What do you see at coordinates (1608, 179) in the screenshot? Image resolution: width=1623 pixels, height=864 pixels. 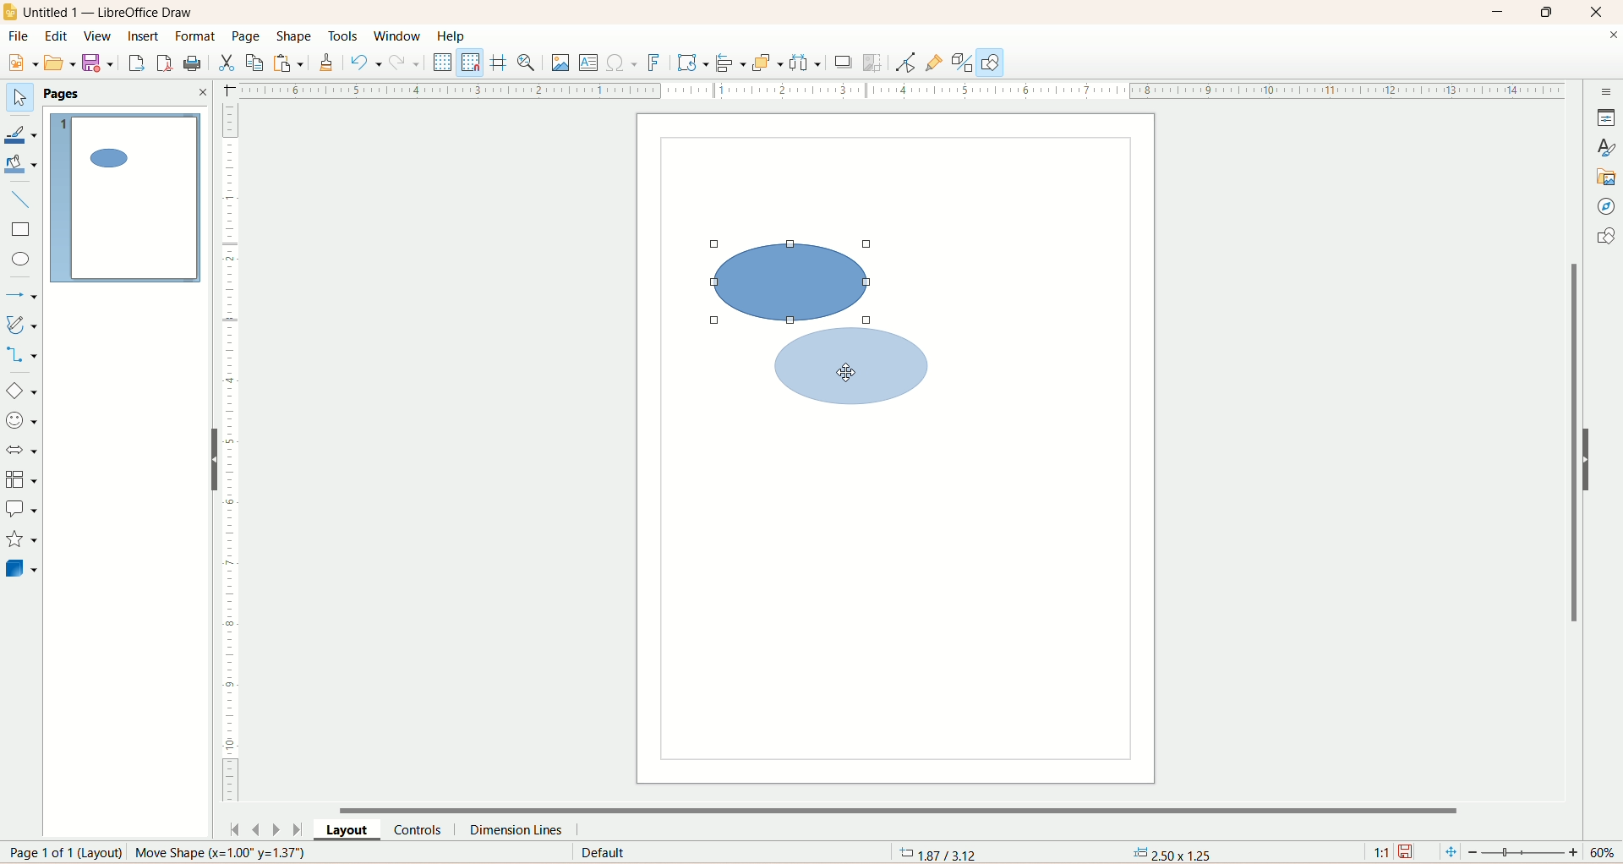 I see `gallery` at bounding box center [1608, 179].